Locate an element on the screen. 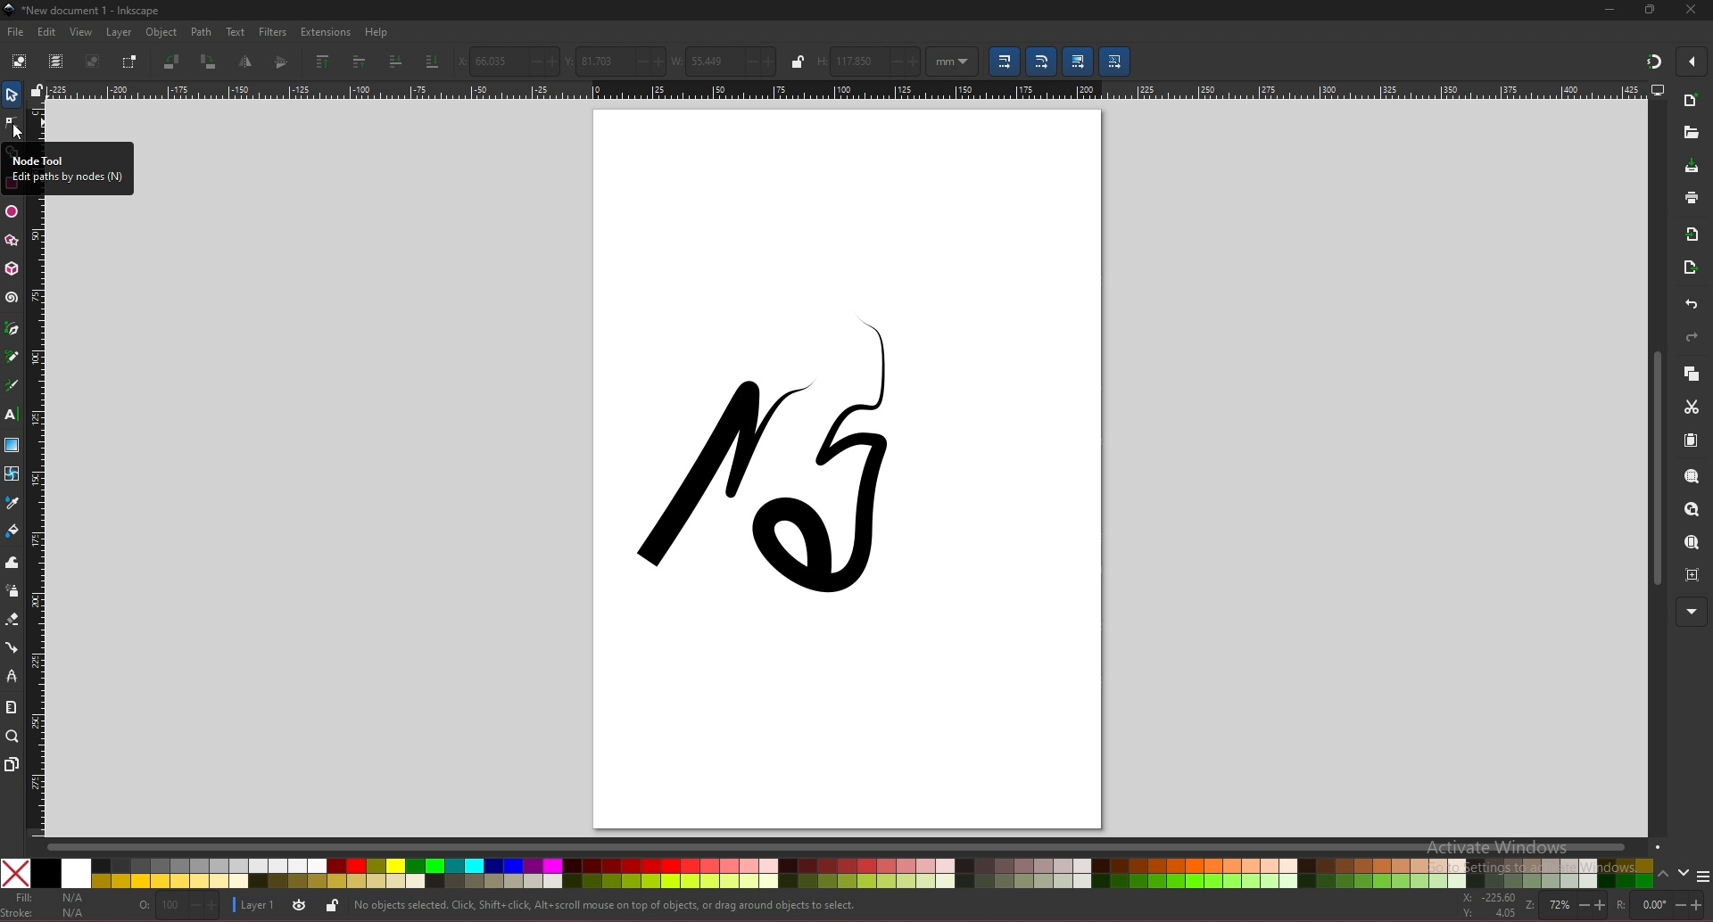 The width and height of the screenshot is (1713, 922). height is located at coordinates (867, 61).